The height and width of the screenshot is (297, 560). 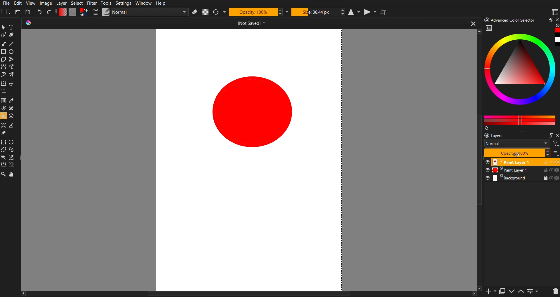 What do you see at coordinates (12, 174) in the screenshot?
I see `Pan` at bounding box center [12, 174].